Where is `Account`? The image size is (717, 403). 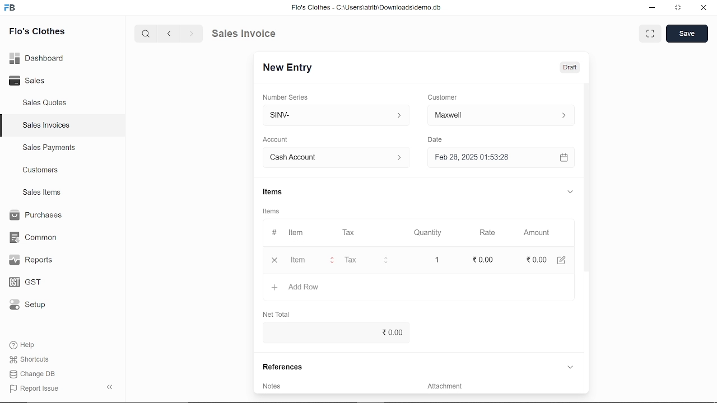
Account is located at coordinates (278, 140).